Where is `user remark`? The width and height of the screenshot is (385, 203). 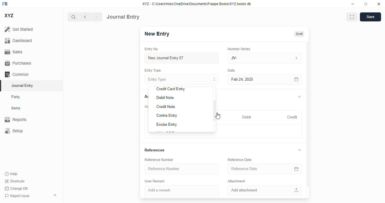 user remark is located at coordinates (155, 181).